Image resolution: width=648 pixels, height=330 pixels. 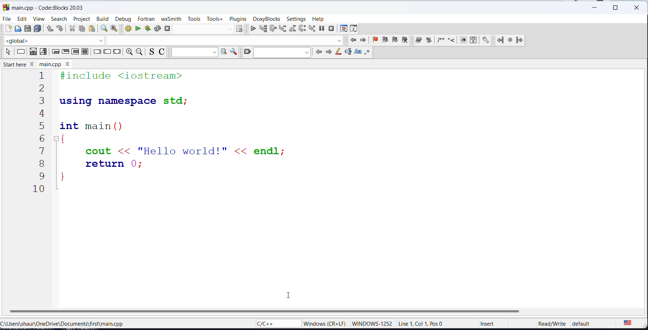 What do you see at coordinates (8, 28) in the screenshot?
I see `NEW FILE` at bounding box center [8, 28].